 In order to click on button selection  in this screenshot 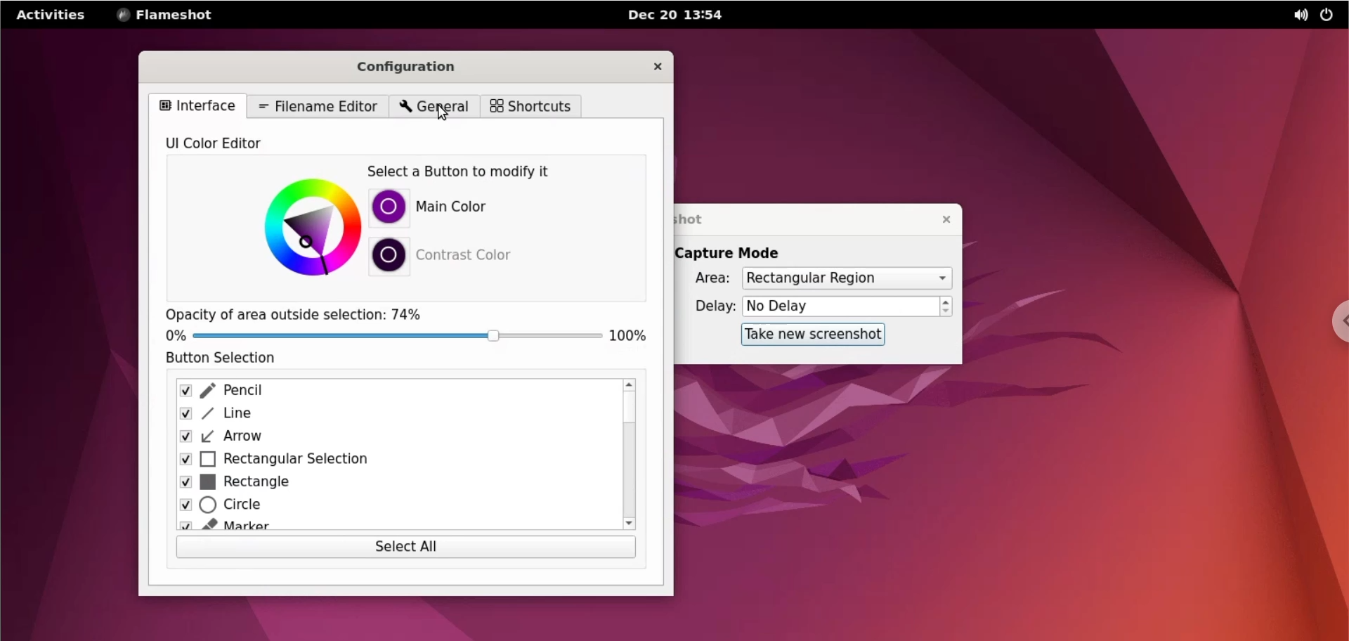, I will do `click(228, 359)`.